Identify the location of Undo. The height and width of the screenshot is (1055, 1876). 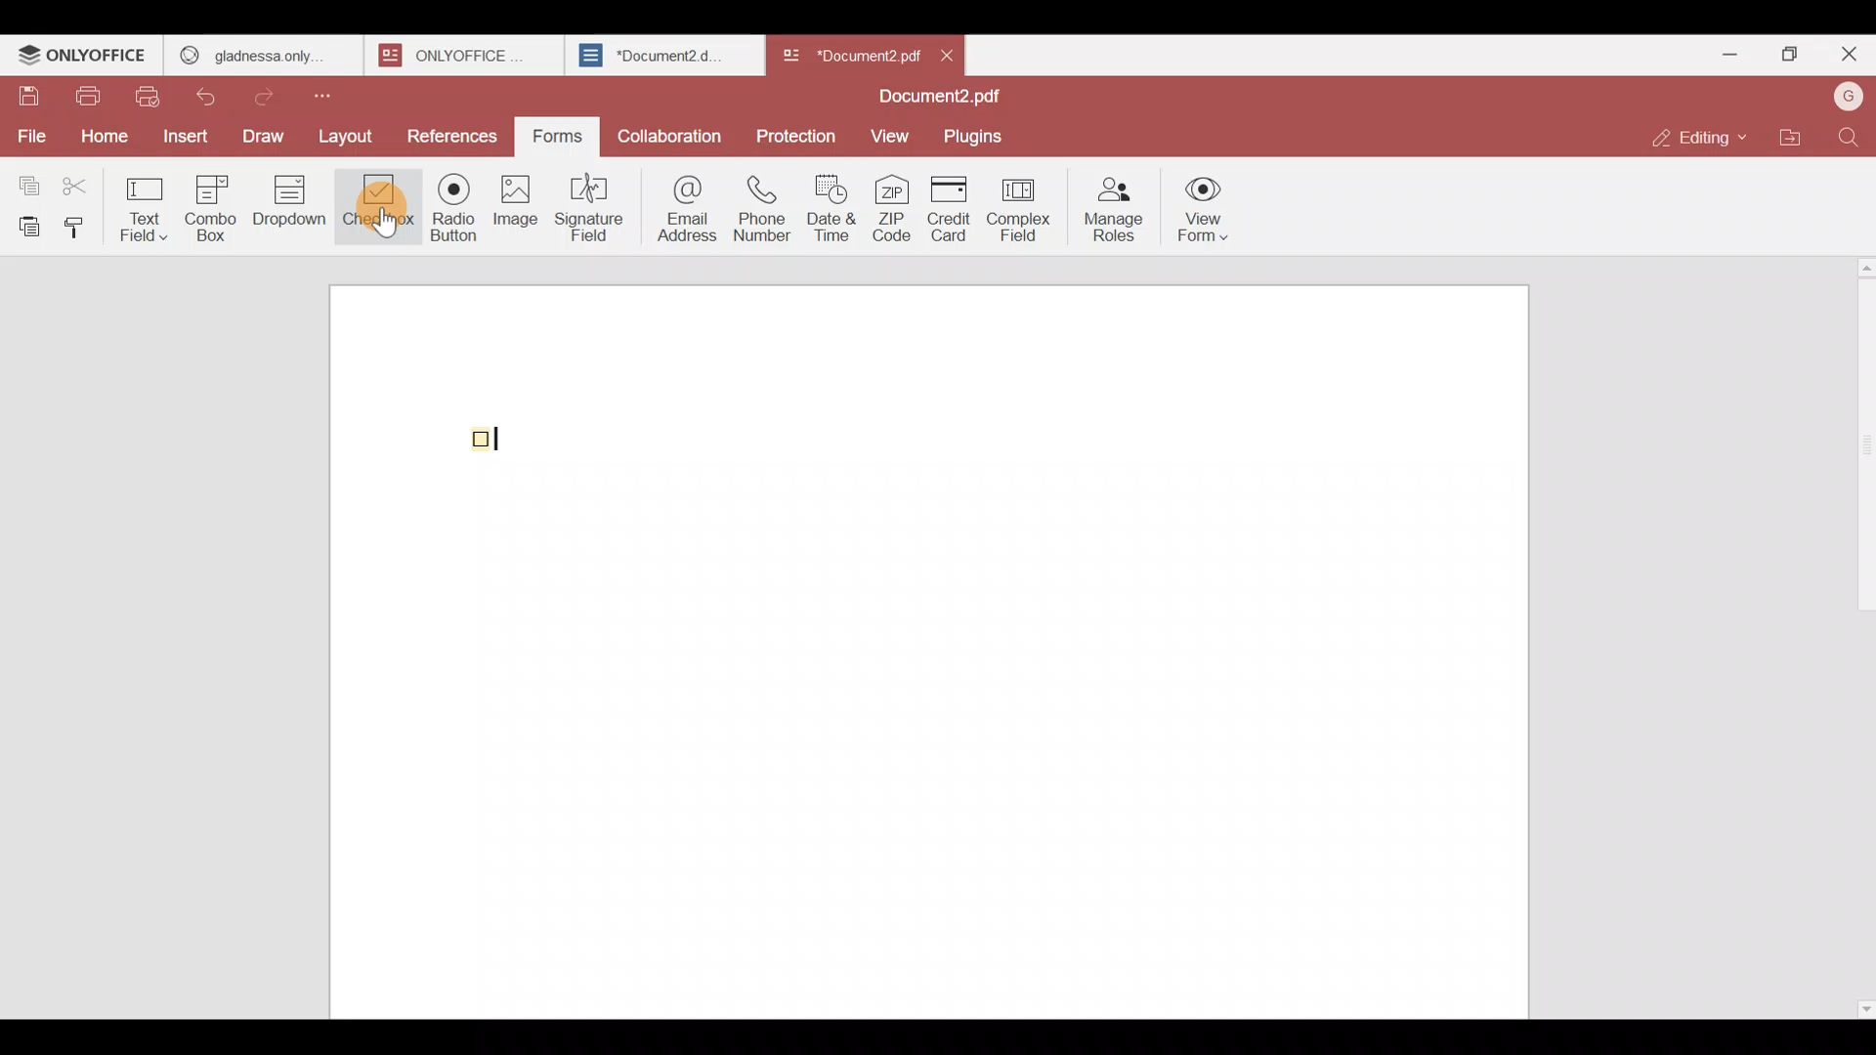
(215, 93).